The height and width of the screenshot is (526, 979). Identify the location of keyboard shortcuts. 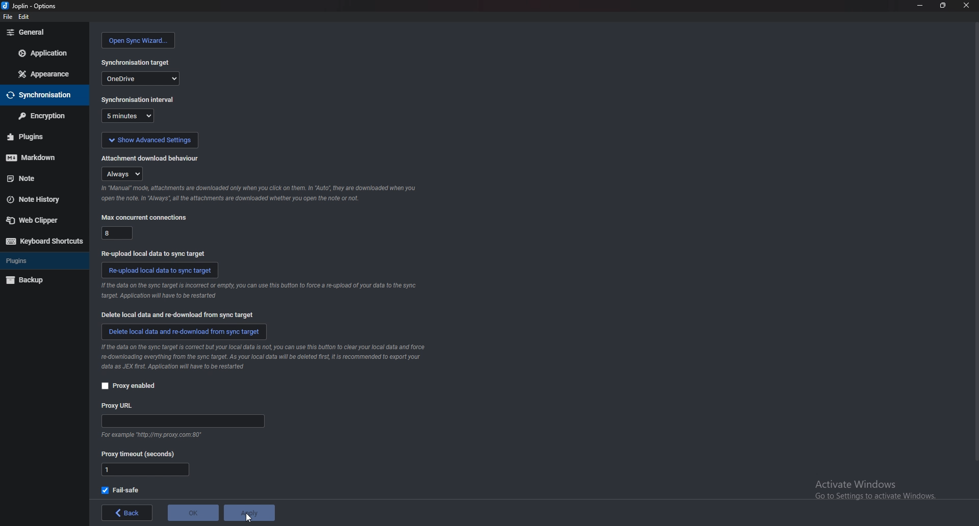
(43, 241).